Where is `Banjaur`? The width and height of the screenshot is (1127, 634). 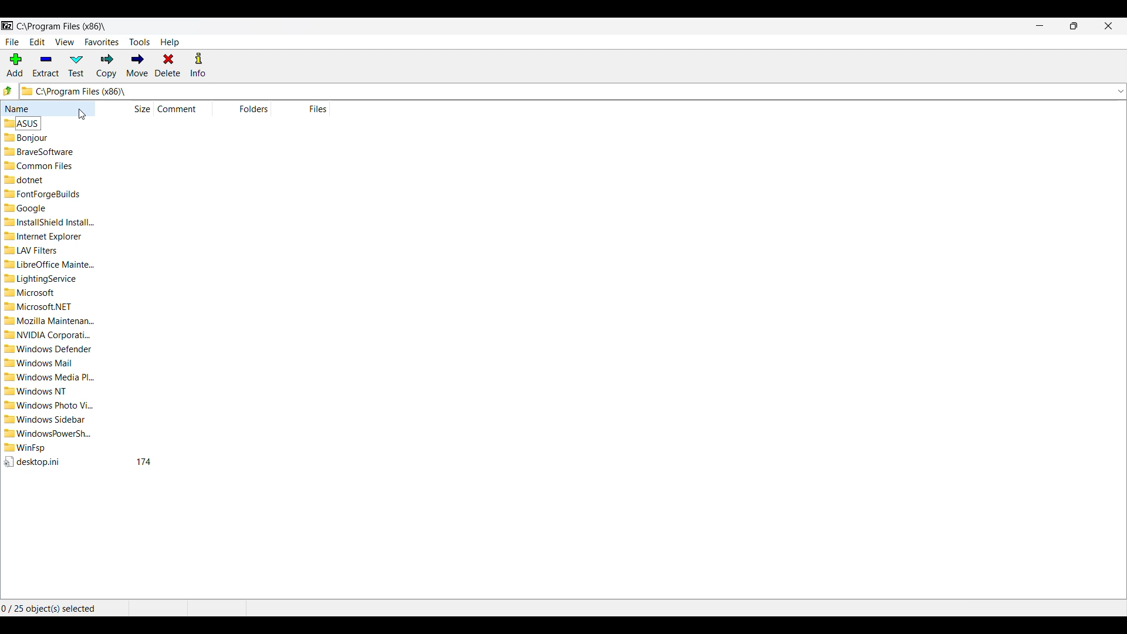
Banjaur is located at coordinates (26, 139).